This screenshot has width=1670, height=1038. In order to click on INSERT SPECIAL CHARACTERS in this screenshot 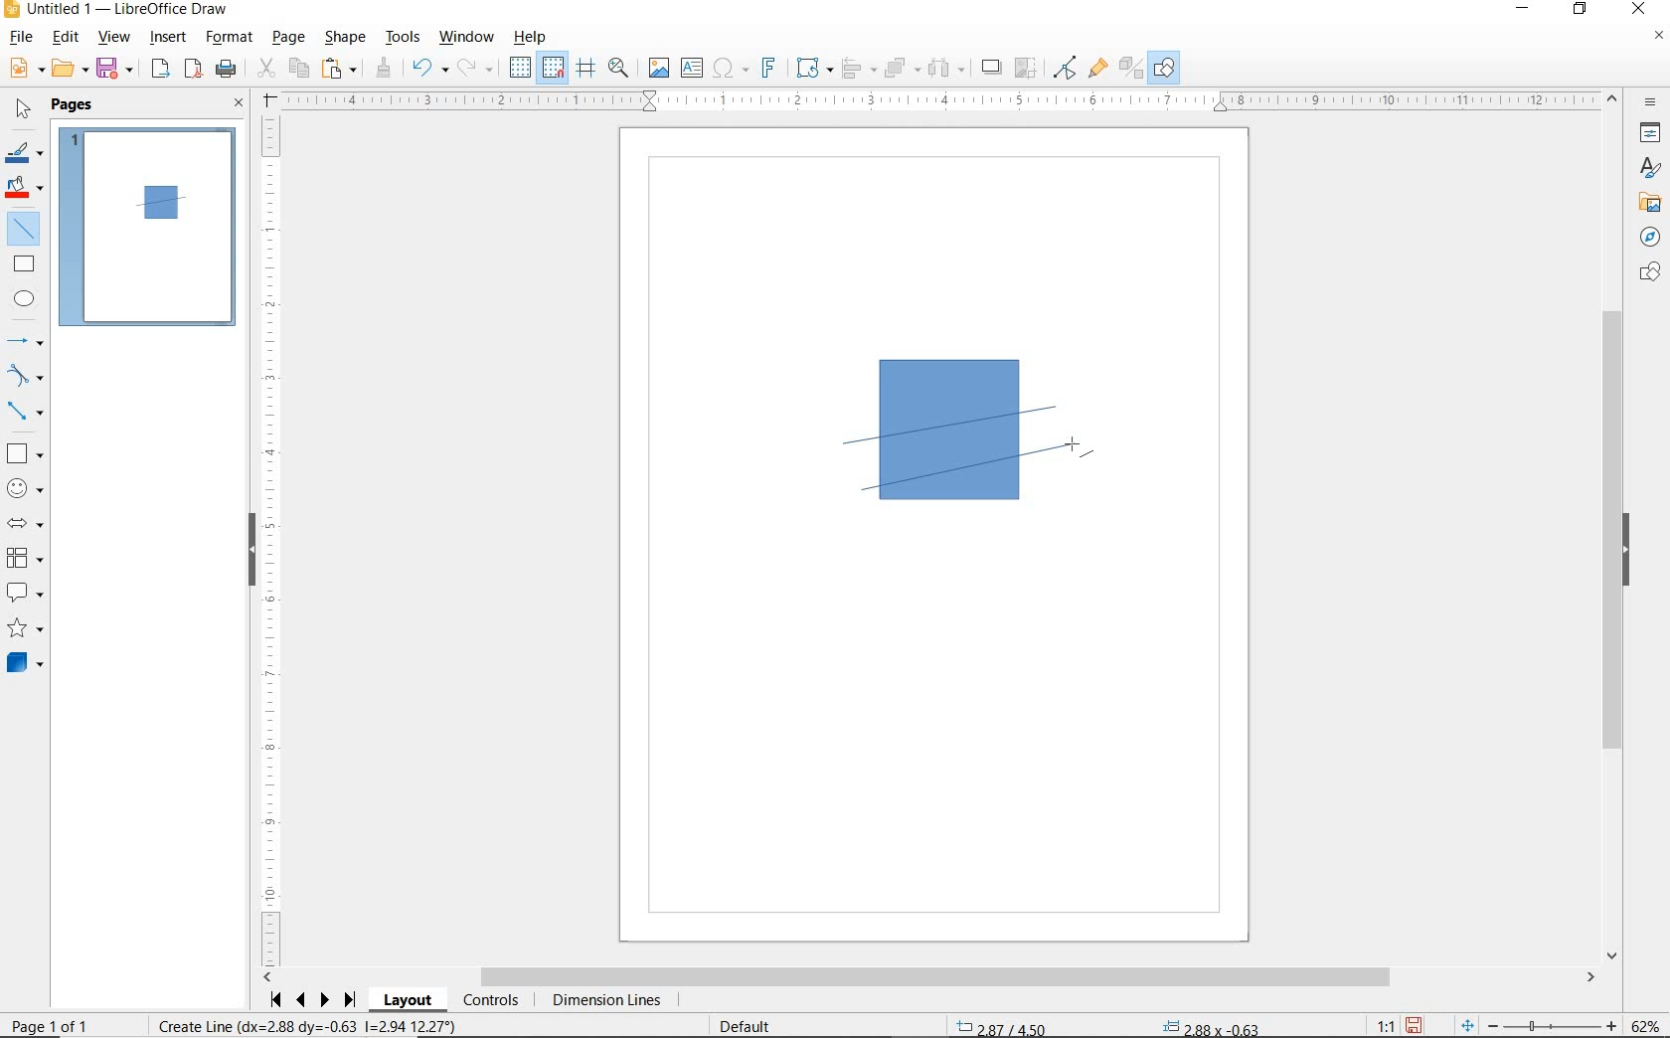, I will do `click(729, 69)`.